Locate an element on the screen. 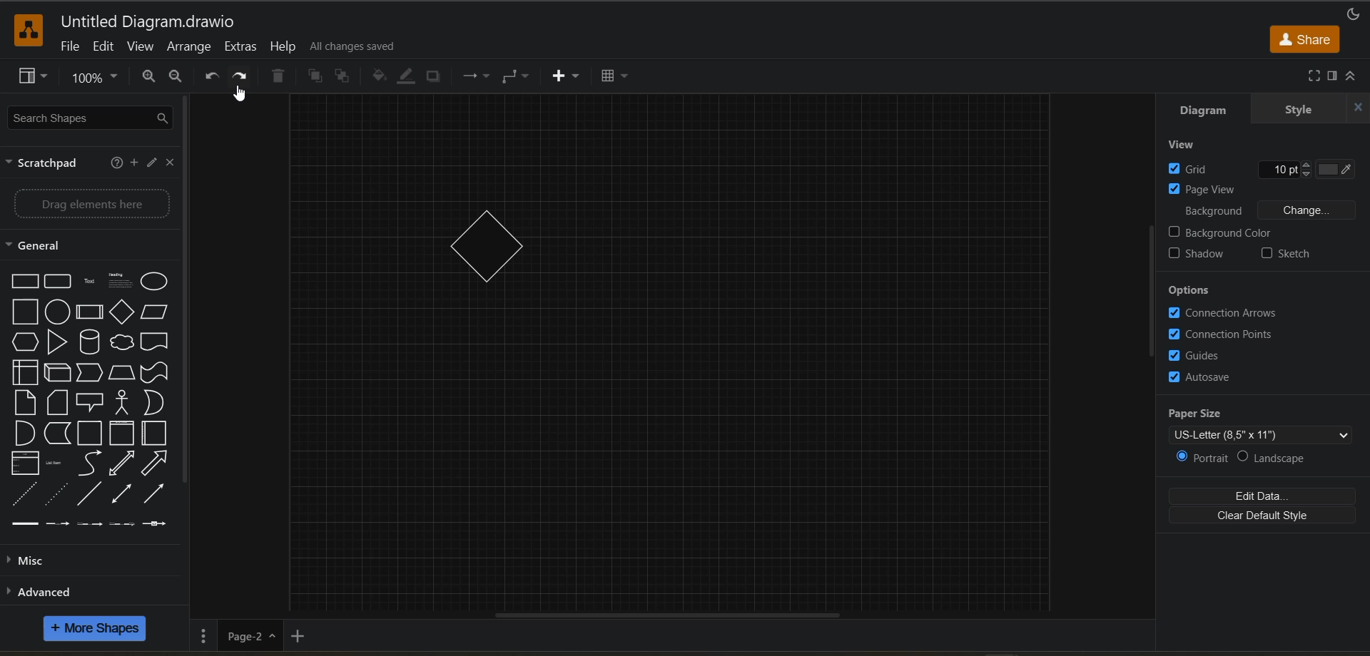 The height and width of the screenshot is (656, 1370). cloud is located at coordinates (120, 343).